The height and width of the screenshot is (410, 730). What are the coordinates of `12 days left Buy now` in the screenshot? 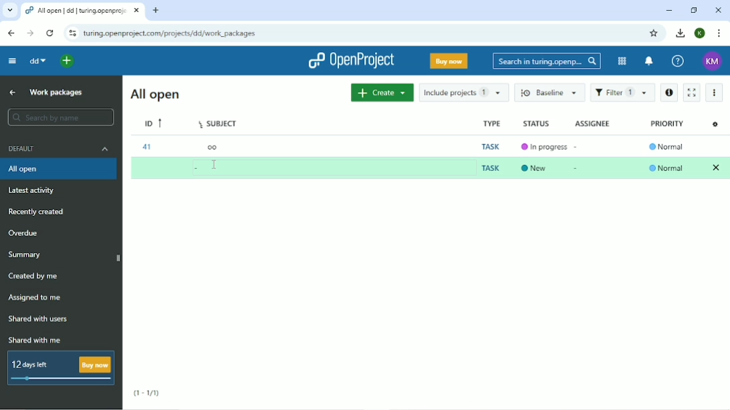 It's located at (62, 368).